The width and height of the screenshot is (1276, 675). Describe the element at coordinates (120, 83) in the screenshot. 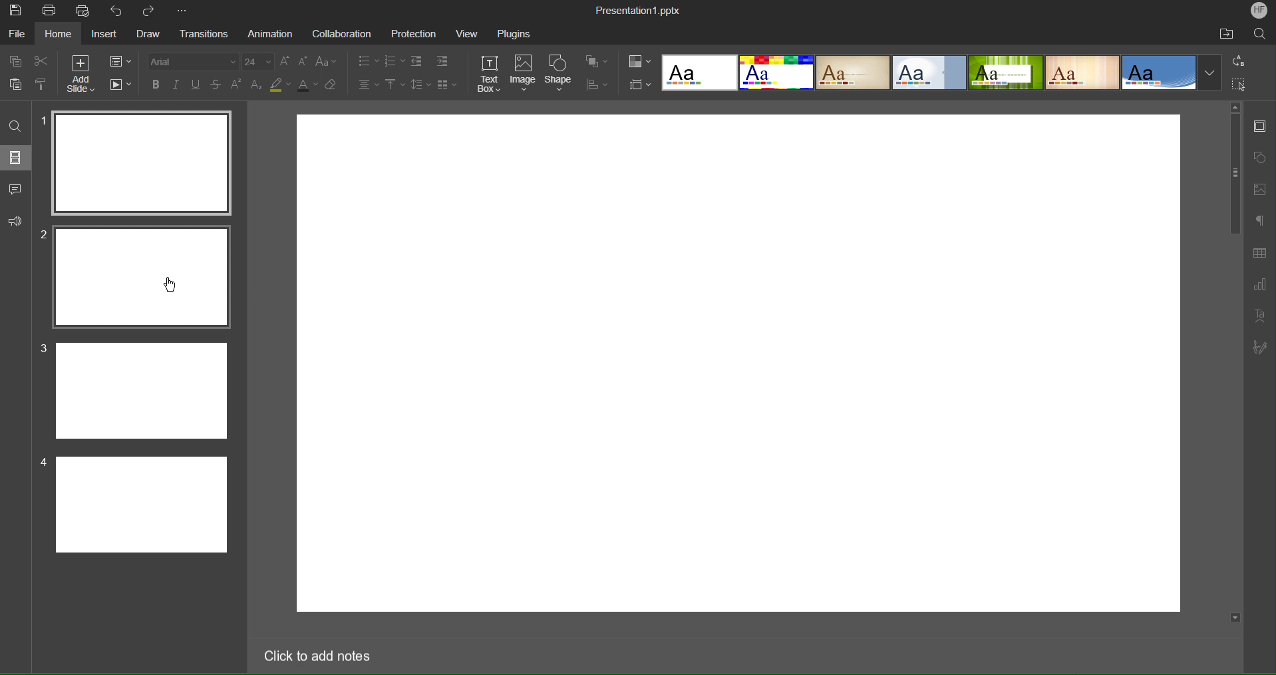

I see `Playback` at that location.